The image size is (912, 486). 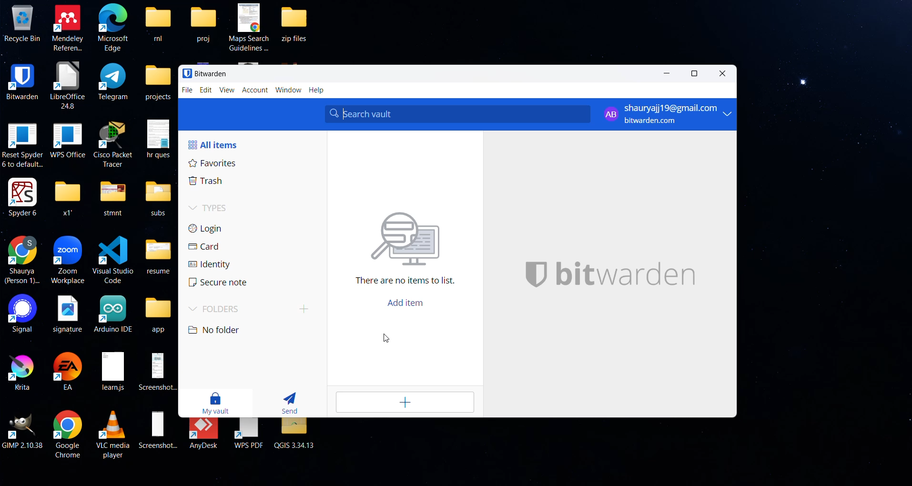 I want to click on proj, so click(x=203, y=23).